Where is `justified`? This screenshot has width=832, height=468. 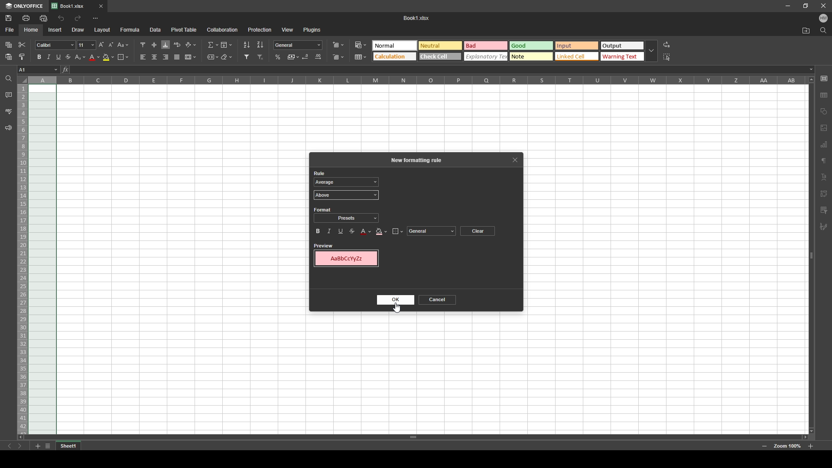 justified is located at coordinates (177, 57).